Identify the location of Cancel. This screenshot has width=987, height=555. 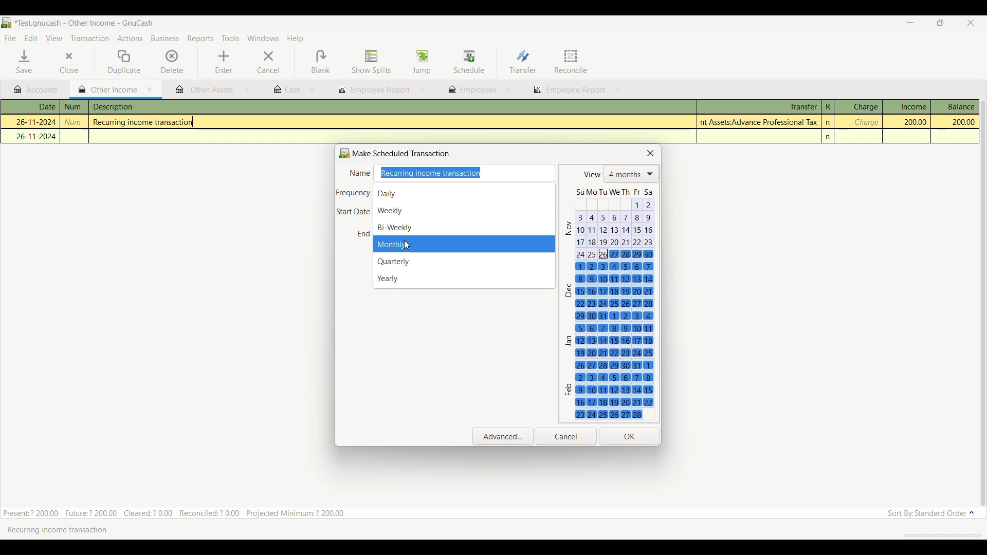
(268, 62).